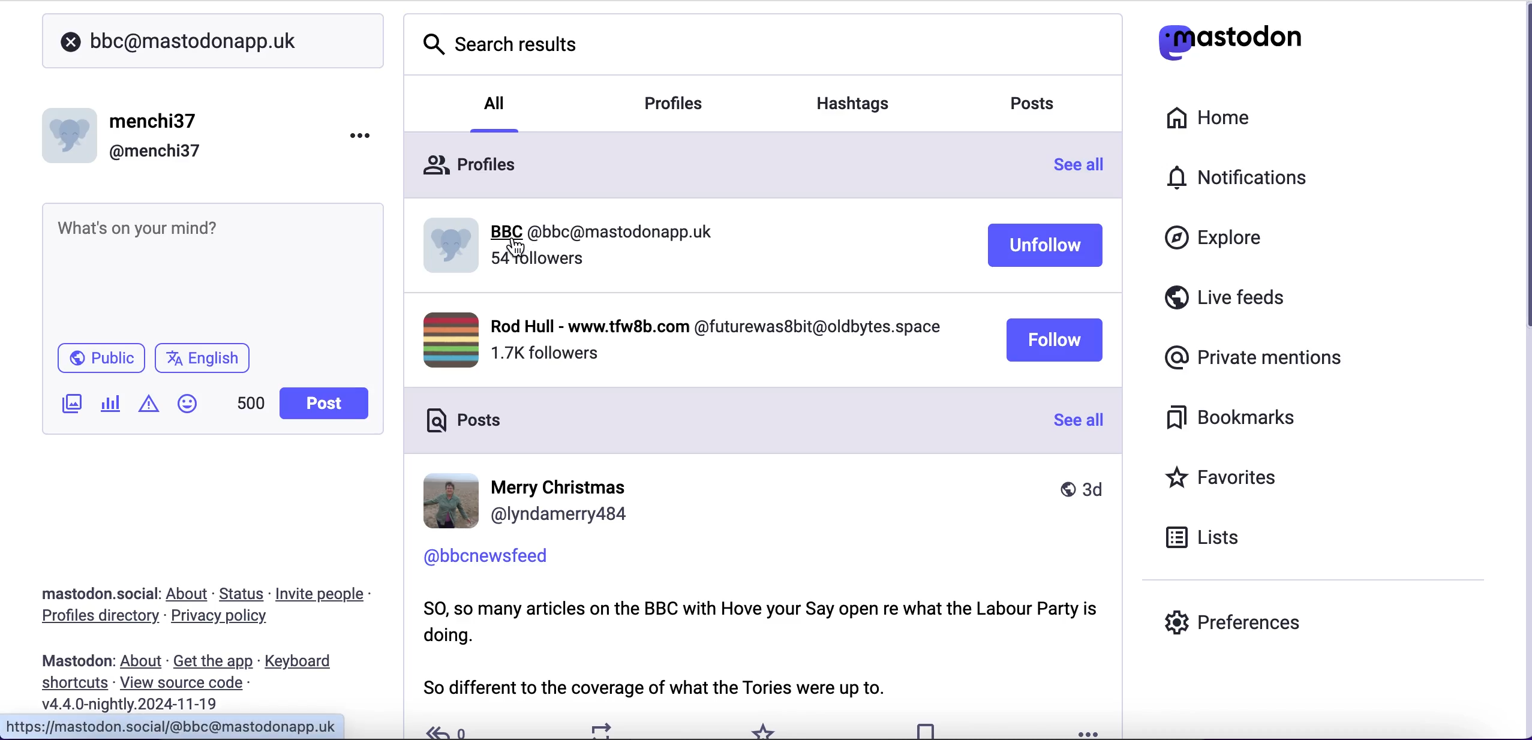 This screenshot has height=740, width=1532. Describe the element at coordinates (186, 684) in the screenshot. I see `view source code` at that location.